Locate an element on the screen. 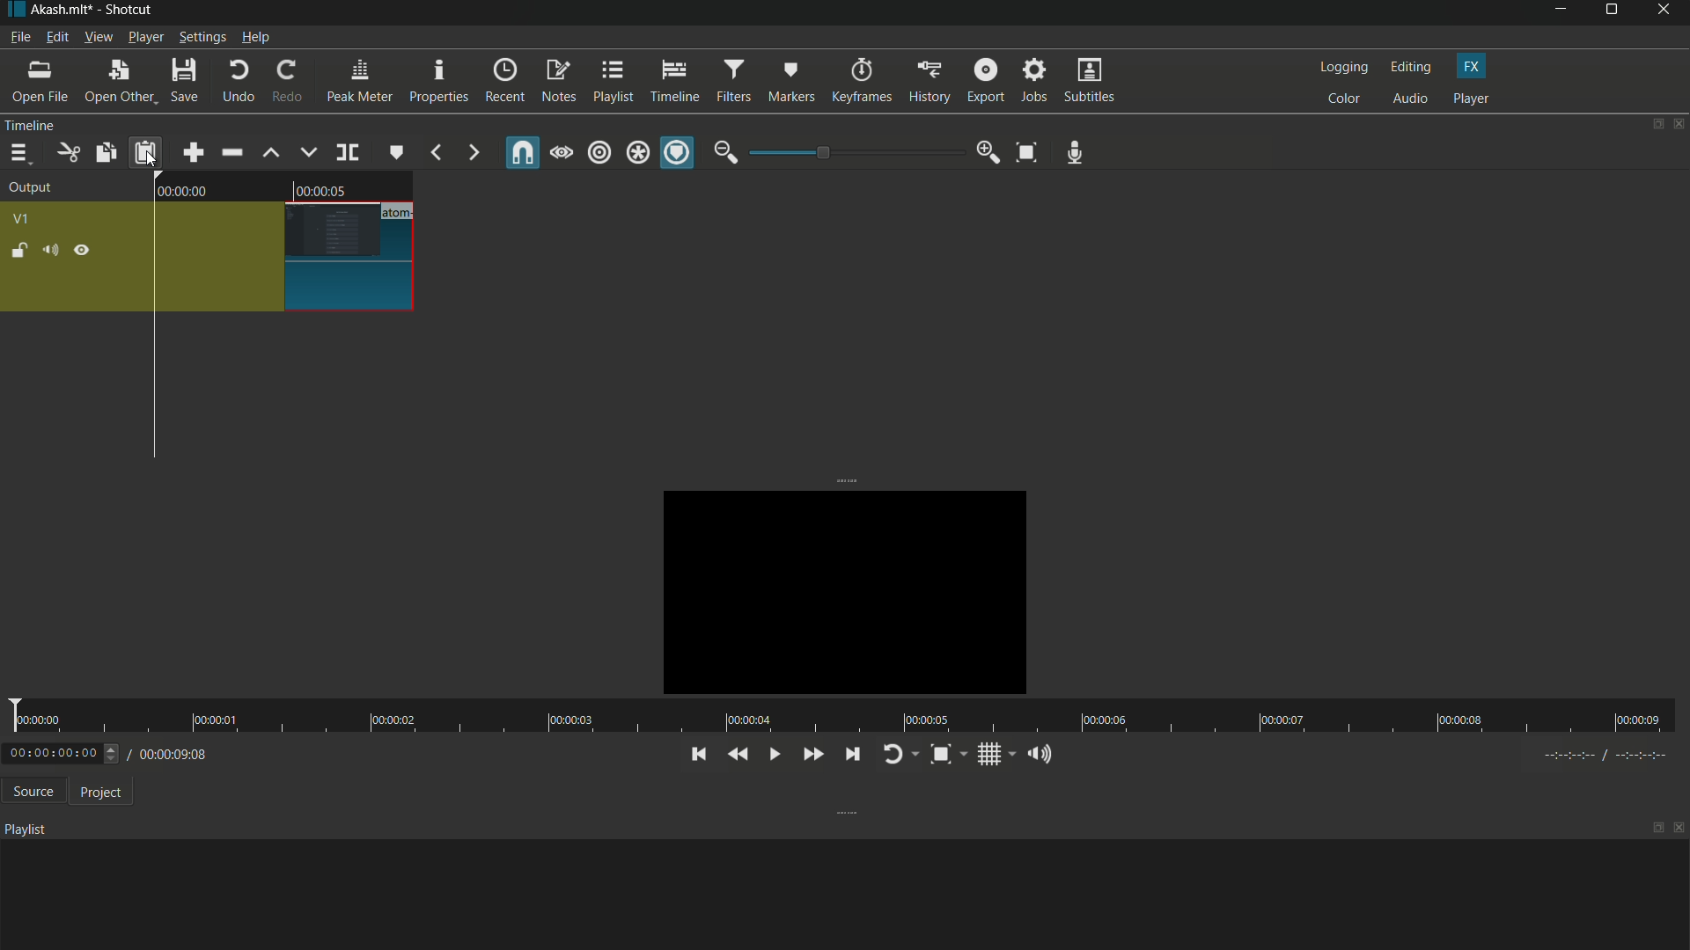 This screenshot has width=1690, height=950. create/edit marker is located at coordinates (395, 151).